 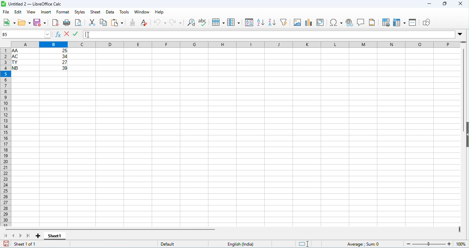 I want to click on default, so click(x=168, y=244).